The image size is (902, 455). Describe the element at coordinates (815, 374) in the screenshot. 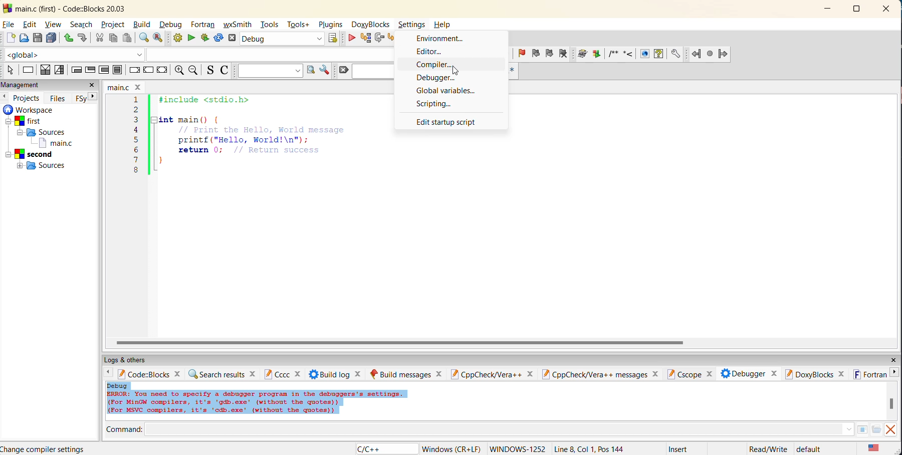

I see `doxyblocks` at that location.